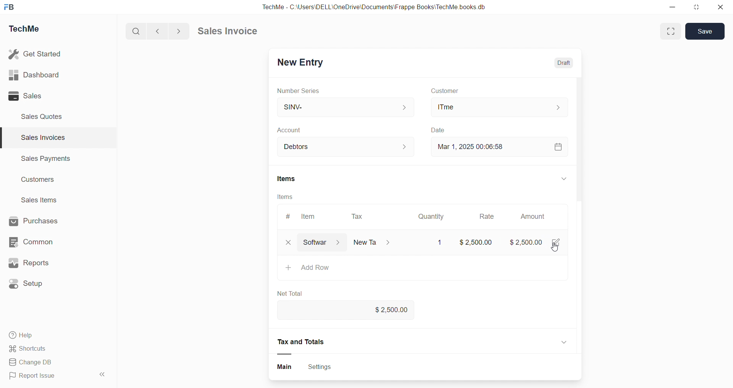 This screenshot has width=733, height=388. I want to click on Sales Quotes, so click(45, 116).